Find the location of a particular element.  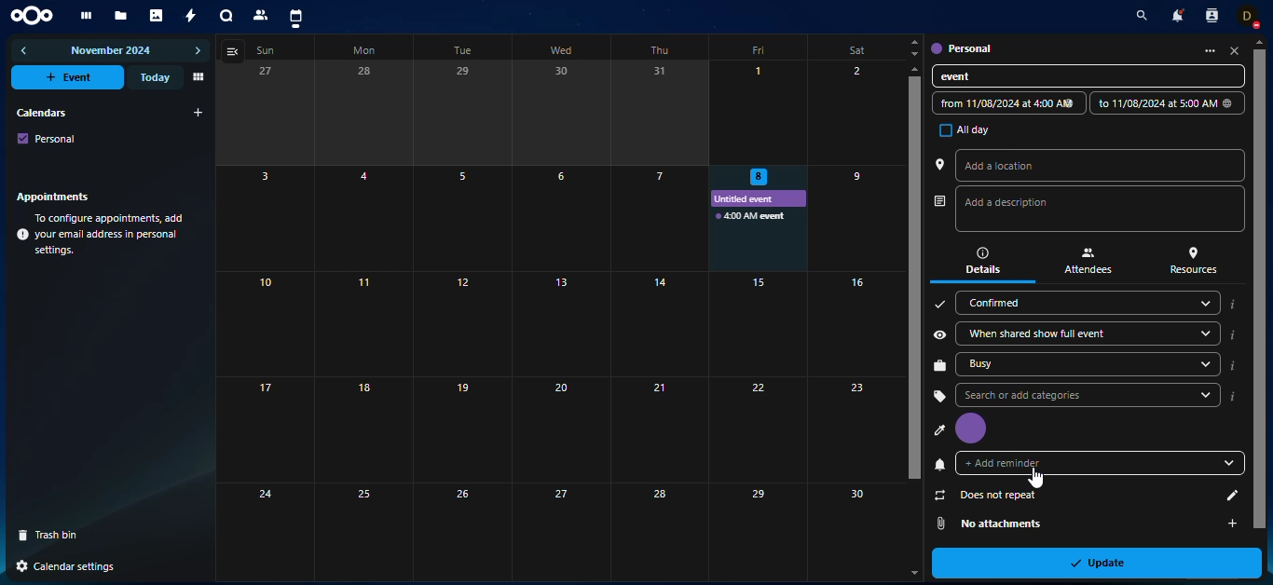

drop down is located at coordinates (1203, 333).